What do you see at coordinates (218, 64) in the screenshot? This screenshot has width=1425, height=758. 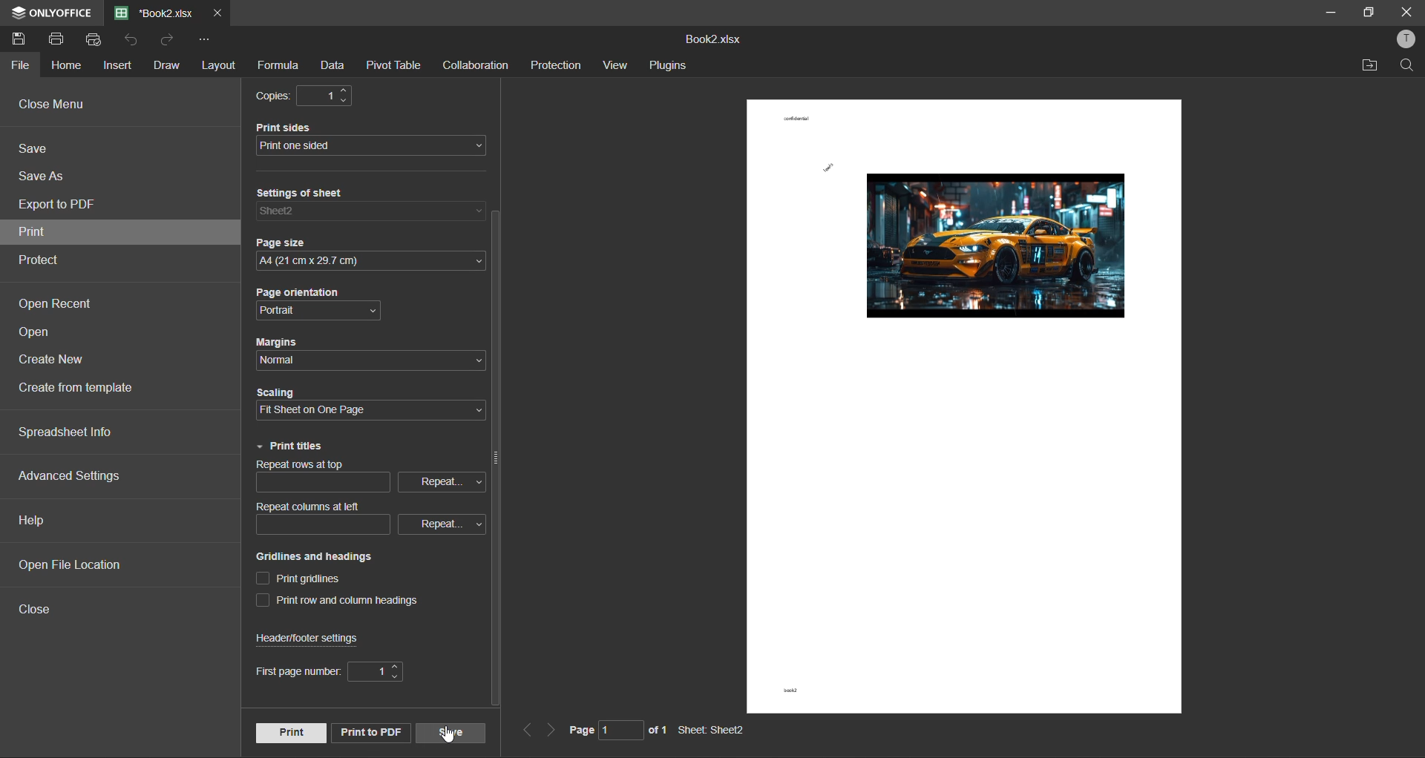 I see `layout` at bounding box center [218, 64].